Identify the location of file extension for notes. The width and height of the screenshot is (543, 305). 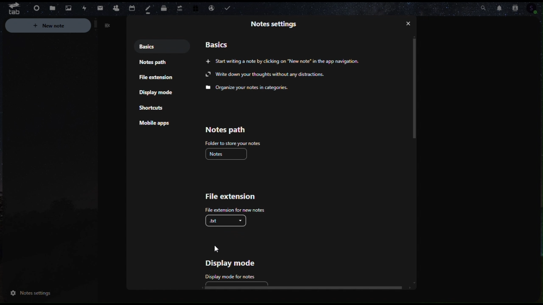
(232, 209).